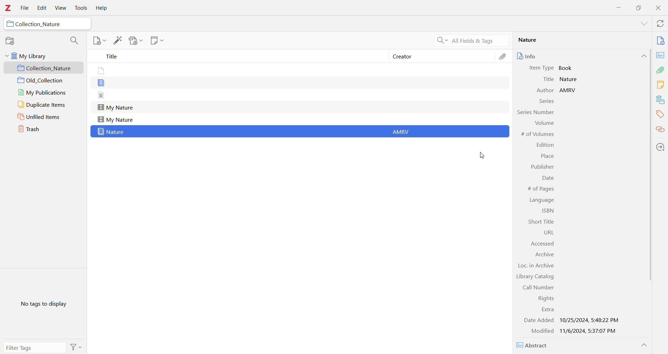 The height and width of the screenshot is (354, 668). I want to click on Series Number, so click(535, 112).